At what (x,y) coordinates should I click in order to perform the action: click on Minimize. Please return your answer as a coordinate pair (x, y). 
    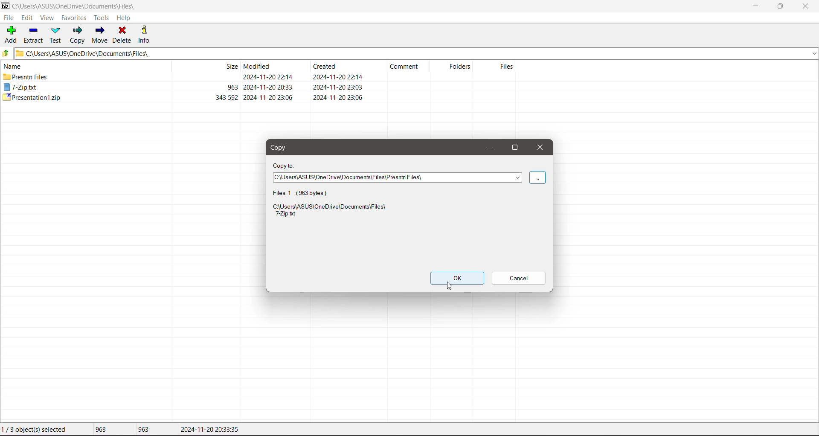
    Looking at the image, I should click on (488, 147).